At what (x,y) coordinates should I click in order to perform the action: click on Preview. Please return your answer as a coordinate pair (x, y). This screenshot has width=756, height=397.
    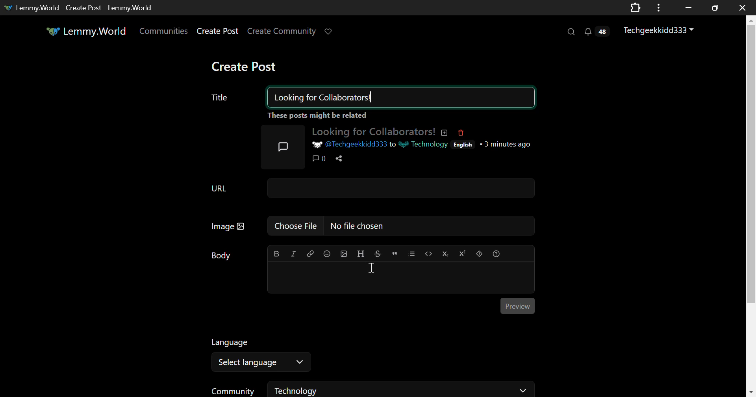
    Looking at the image, I should click on (517, 306).